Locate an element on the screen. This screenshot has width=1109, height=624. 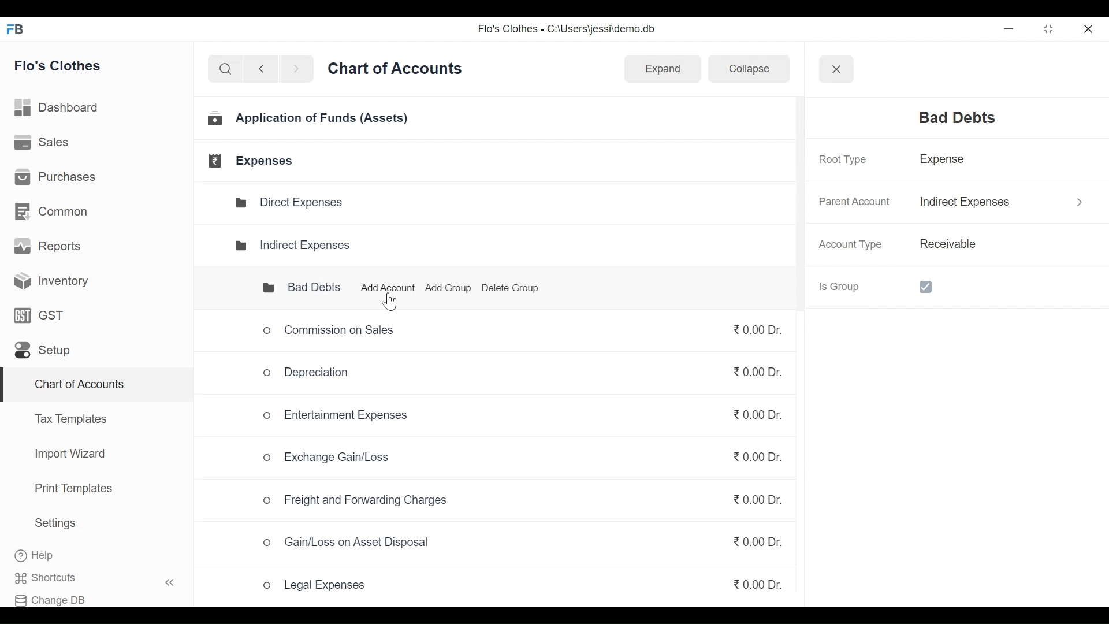
o Freight and Forwarding Charges is located at coordinates (353, 499).